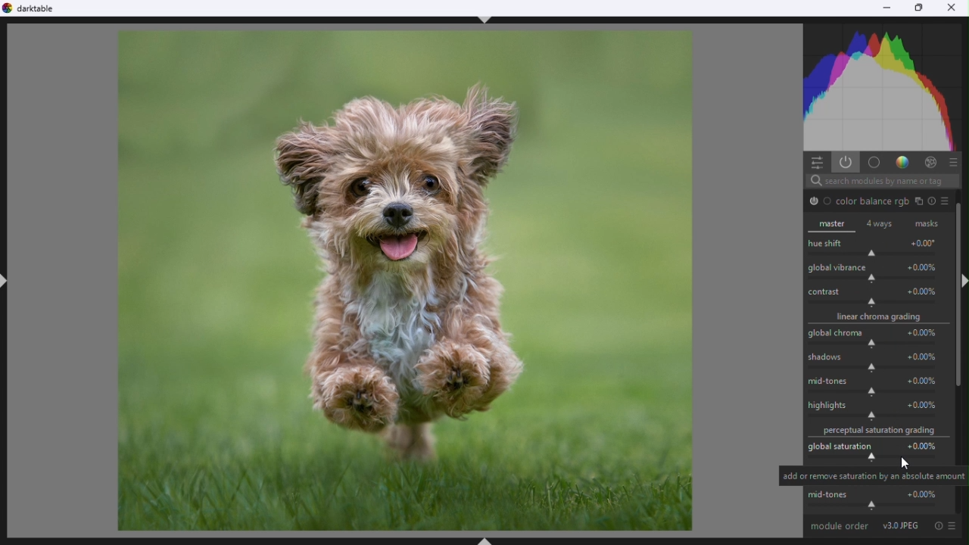  I want to click on Mouse pointer, so click(908, 462).